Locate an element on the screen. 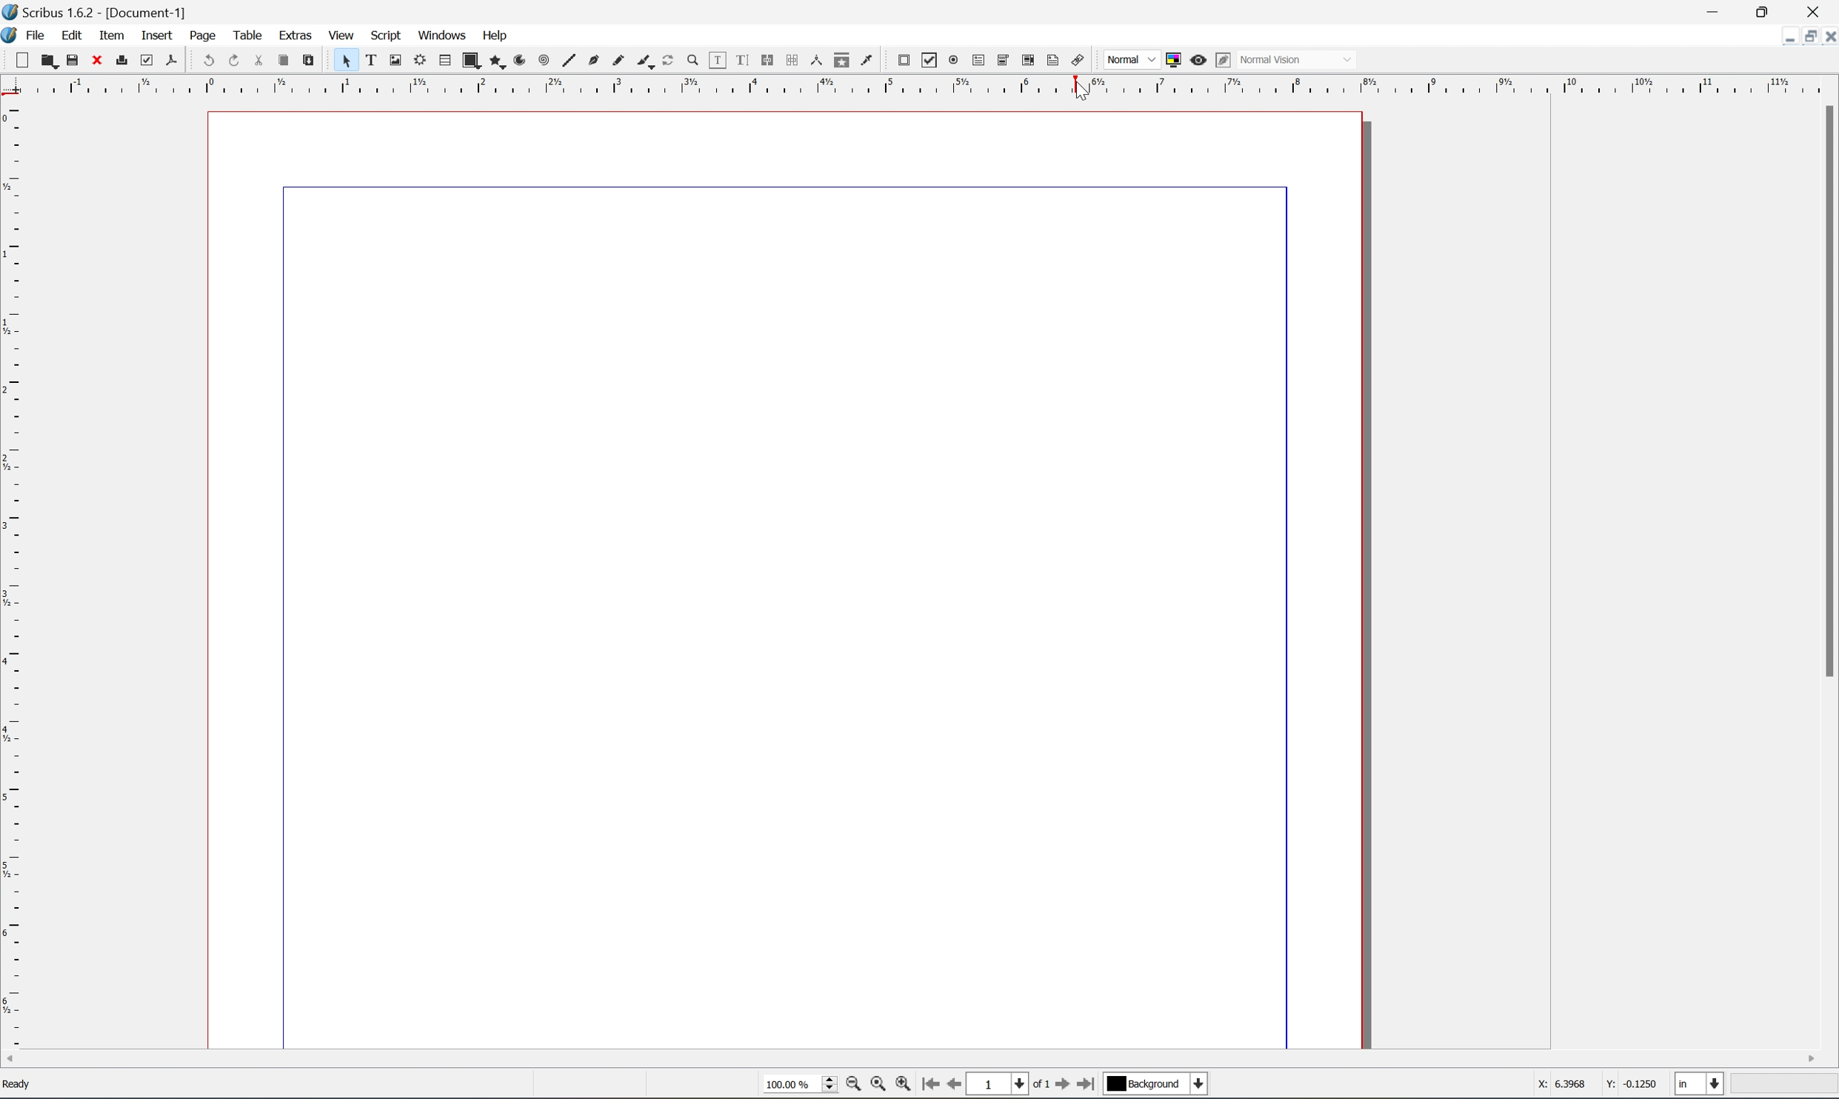 Image resolution: width=1839 pixels, height=1099 pixels. ruler is located at coordinates (12, 575).